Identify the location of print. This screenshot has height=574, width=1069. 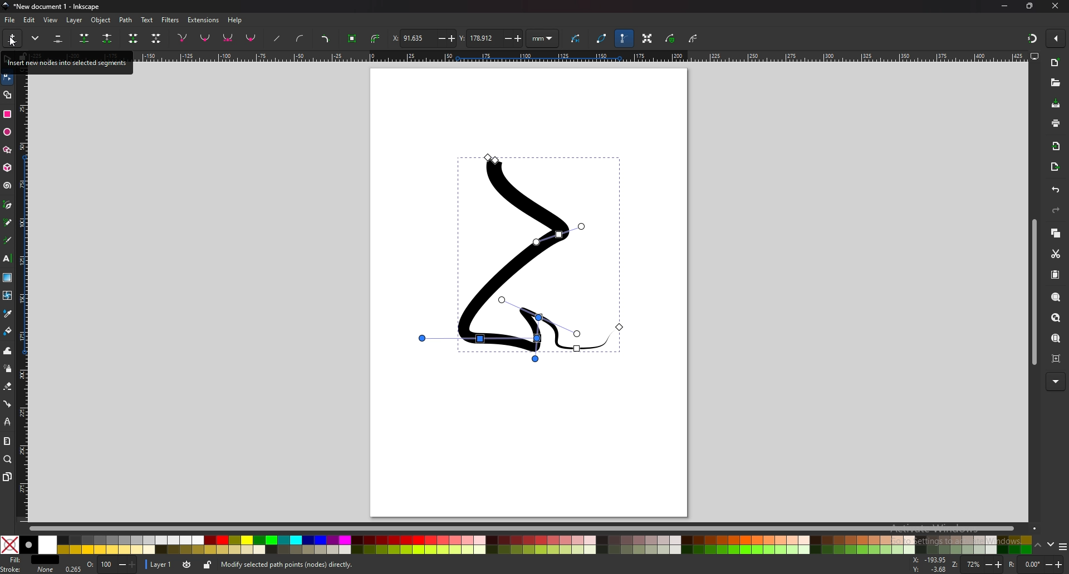
(1056, 124).